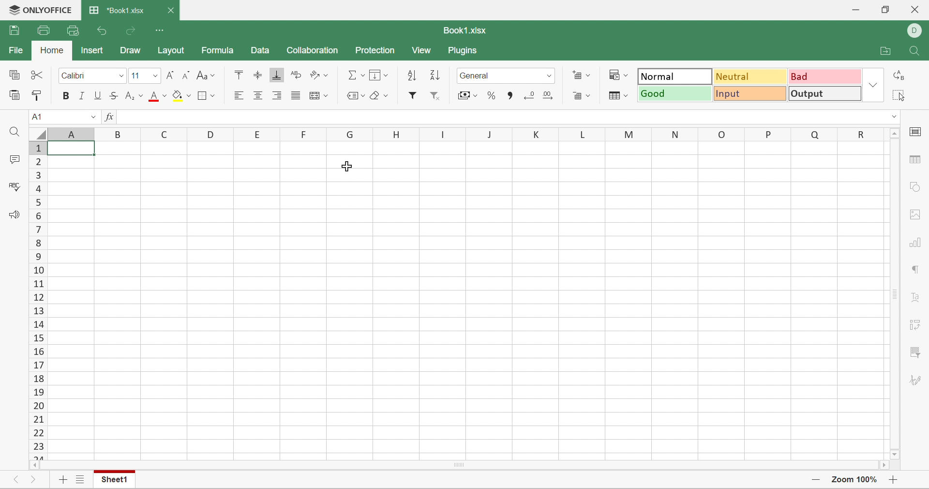  Describe the element at coordinates (894, 481) in the screenshot. I see `Zoom in` at that location.